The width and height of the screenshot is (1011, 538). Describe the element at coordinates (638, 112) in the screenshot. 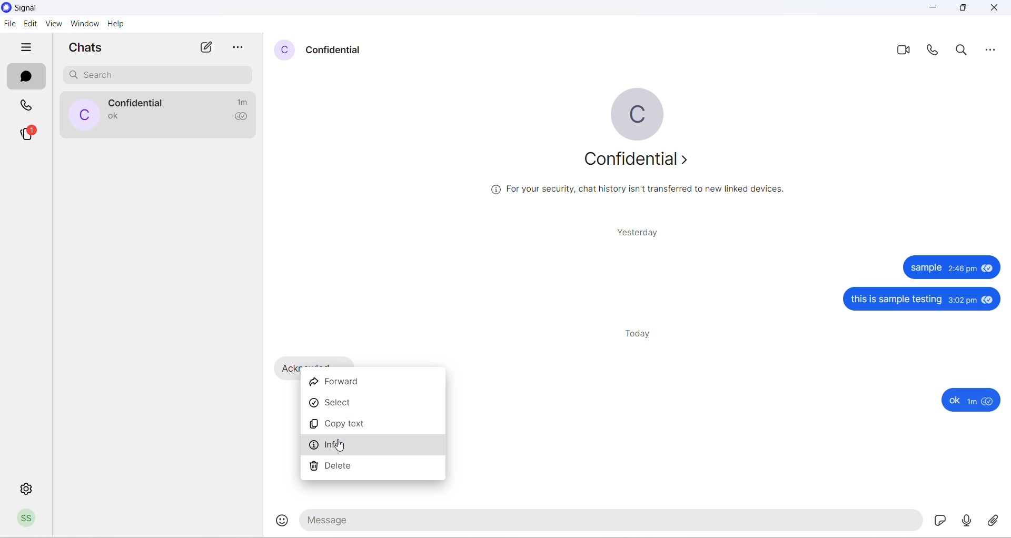

I see `profile picture` at that location.